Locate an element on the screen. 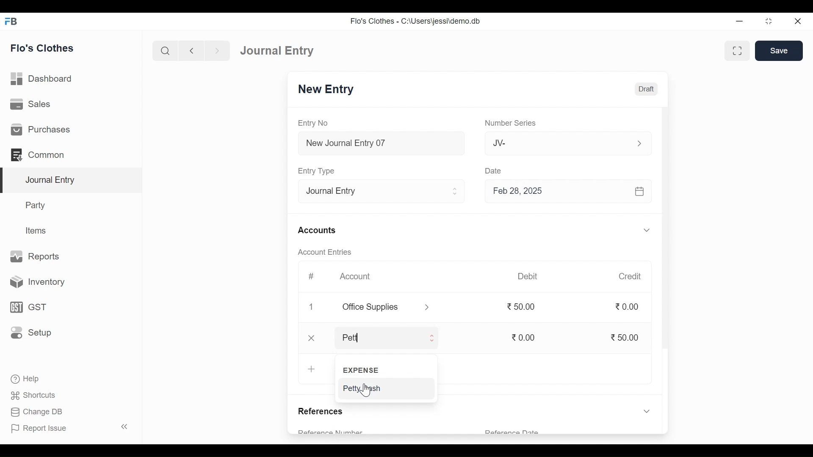  Date is located at coordinates (496, 171).